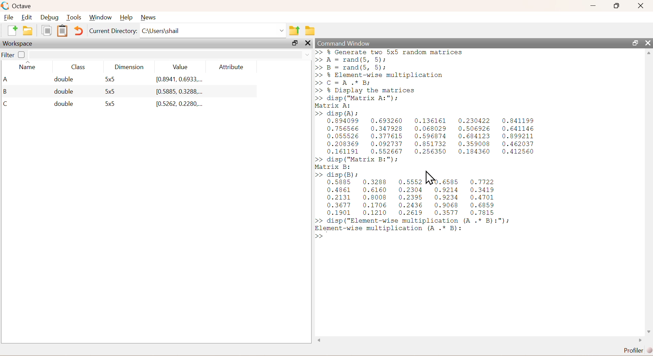 The height and width of the screenshot is (356, 653). What do you see at coordinates (18, 44) in the screenshot?
I see `Workspace` at bounding box center [18, 44].